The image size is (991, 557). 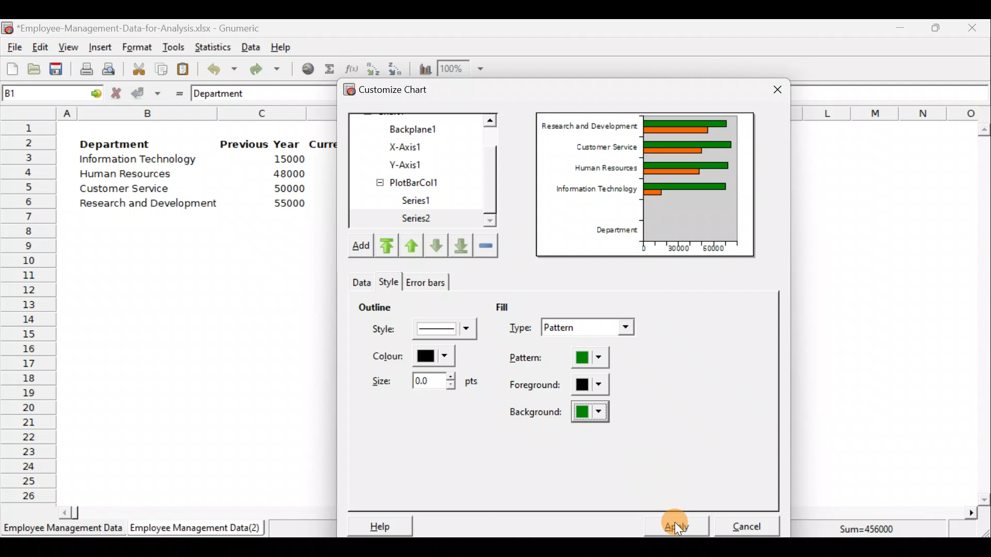 I want to click on Employee Management Data (2), so click(x=198, y=528).